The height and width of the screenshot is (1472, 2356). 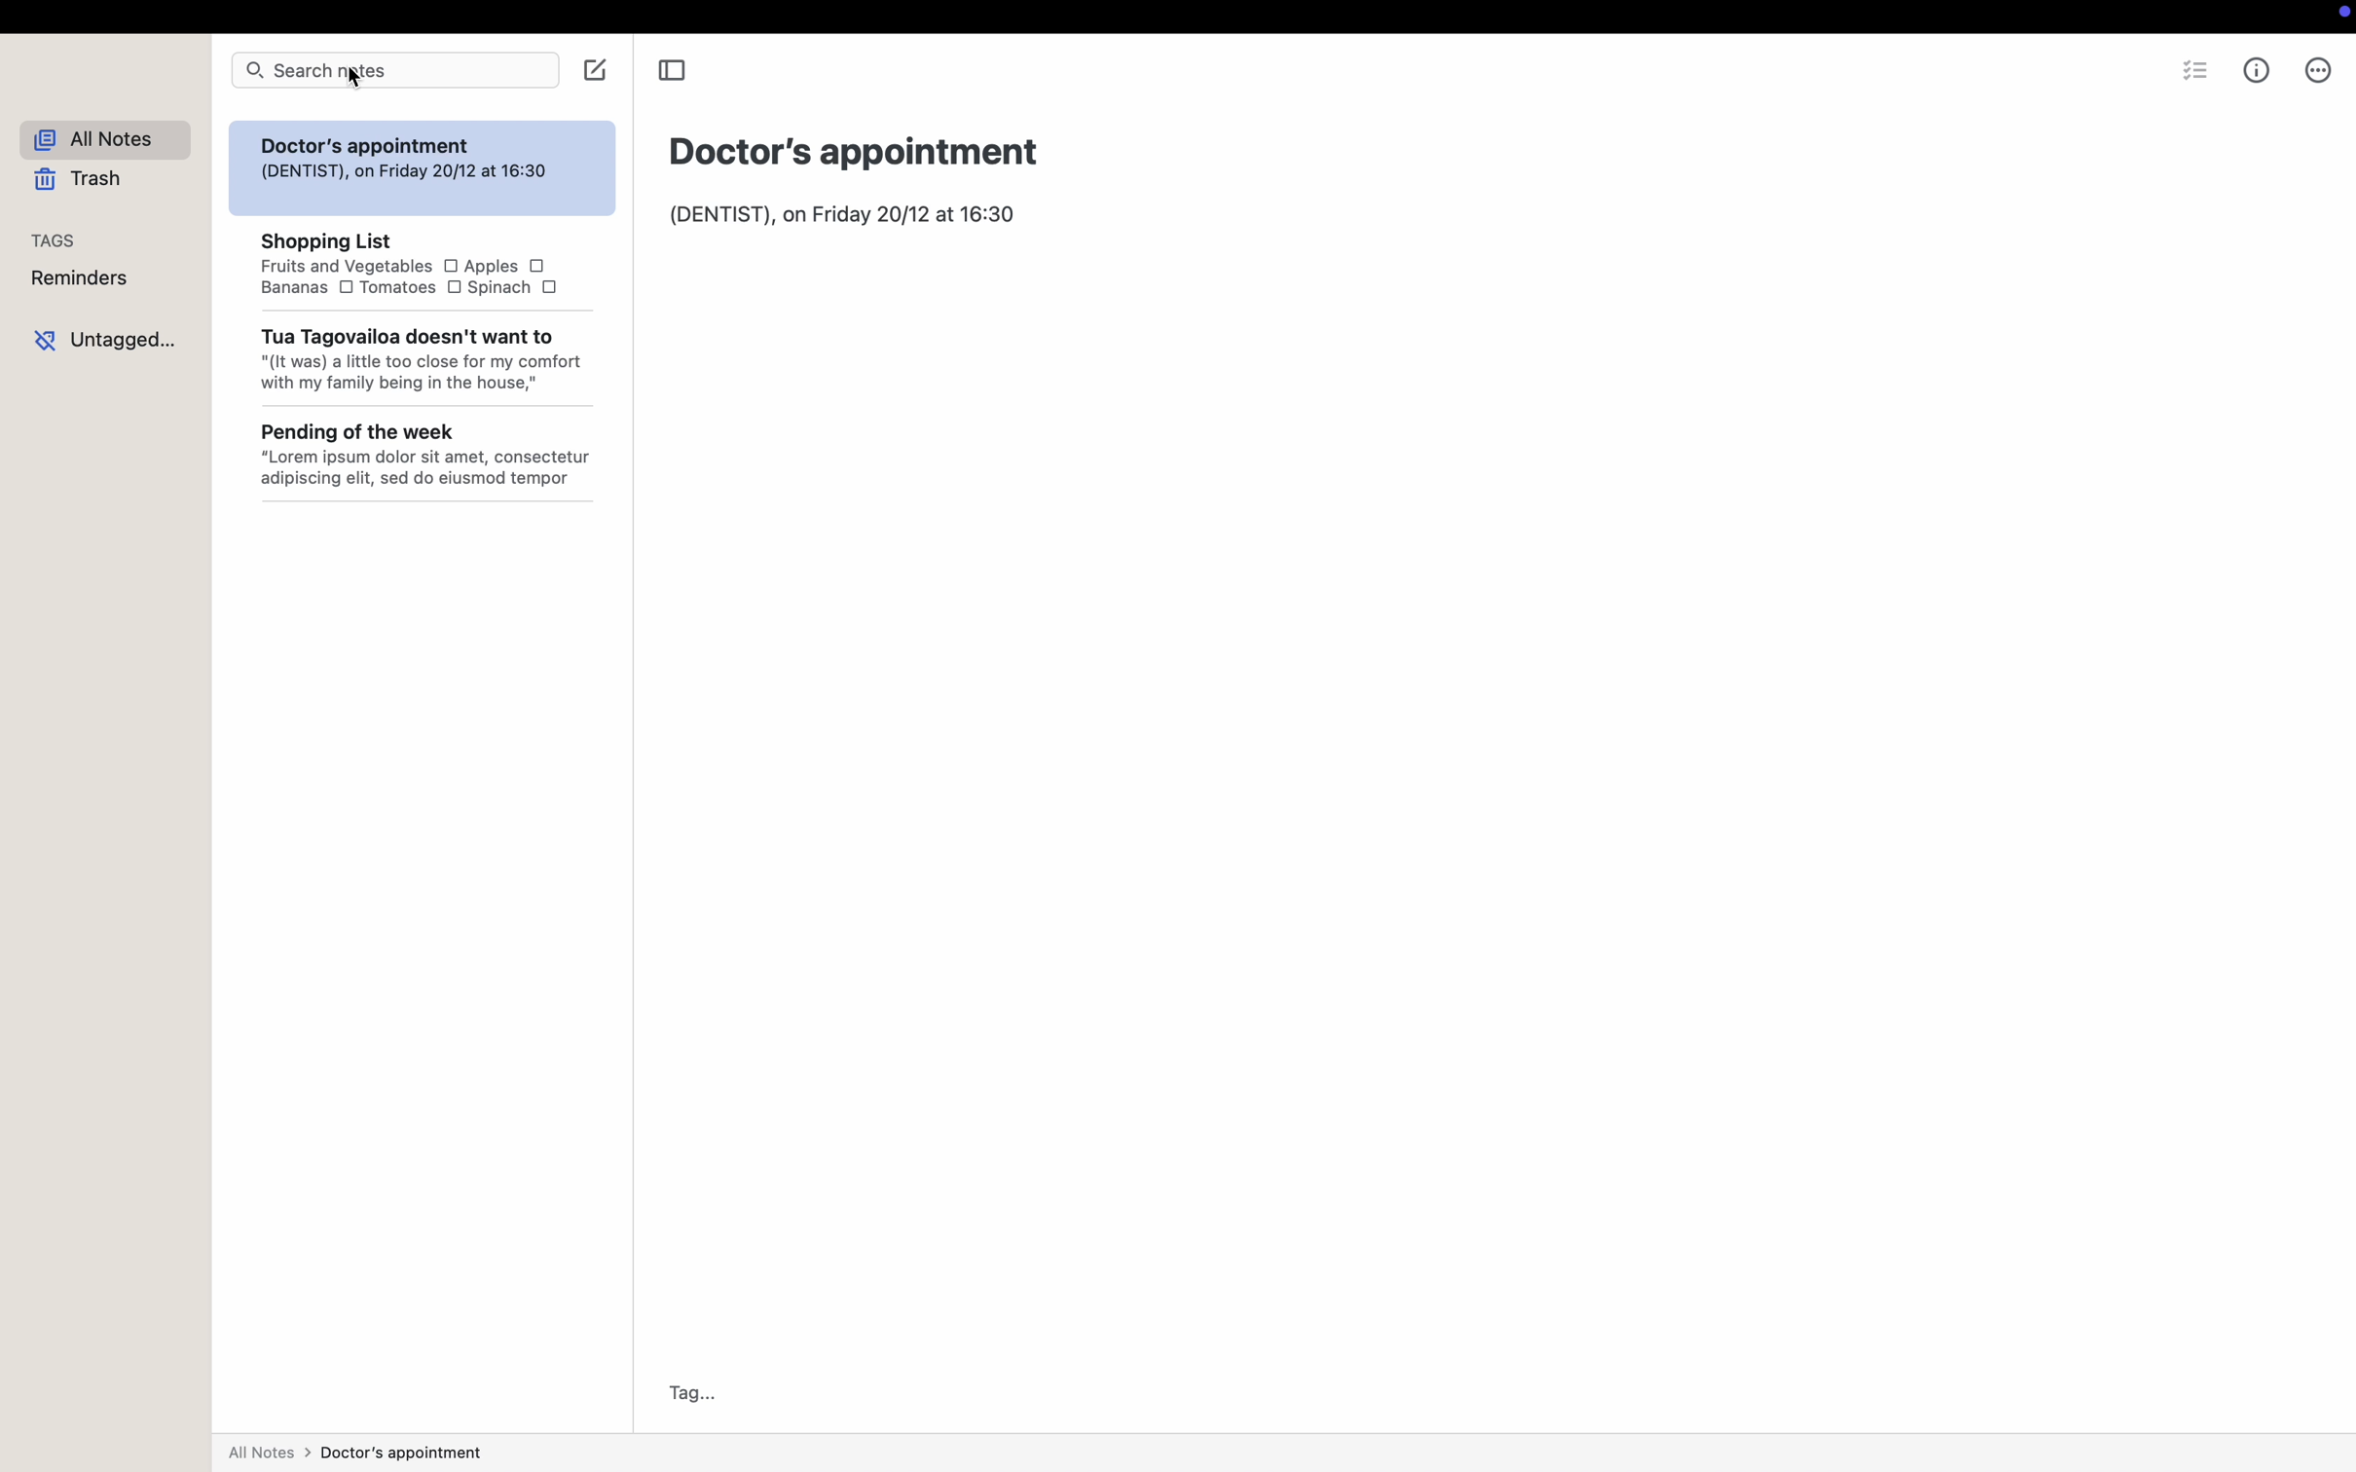 I want to click on Tua Tagovailoa doesn't want to
"(It was) a little too close for my comfort
with my family being in the house,", so click(x=423, y=363).